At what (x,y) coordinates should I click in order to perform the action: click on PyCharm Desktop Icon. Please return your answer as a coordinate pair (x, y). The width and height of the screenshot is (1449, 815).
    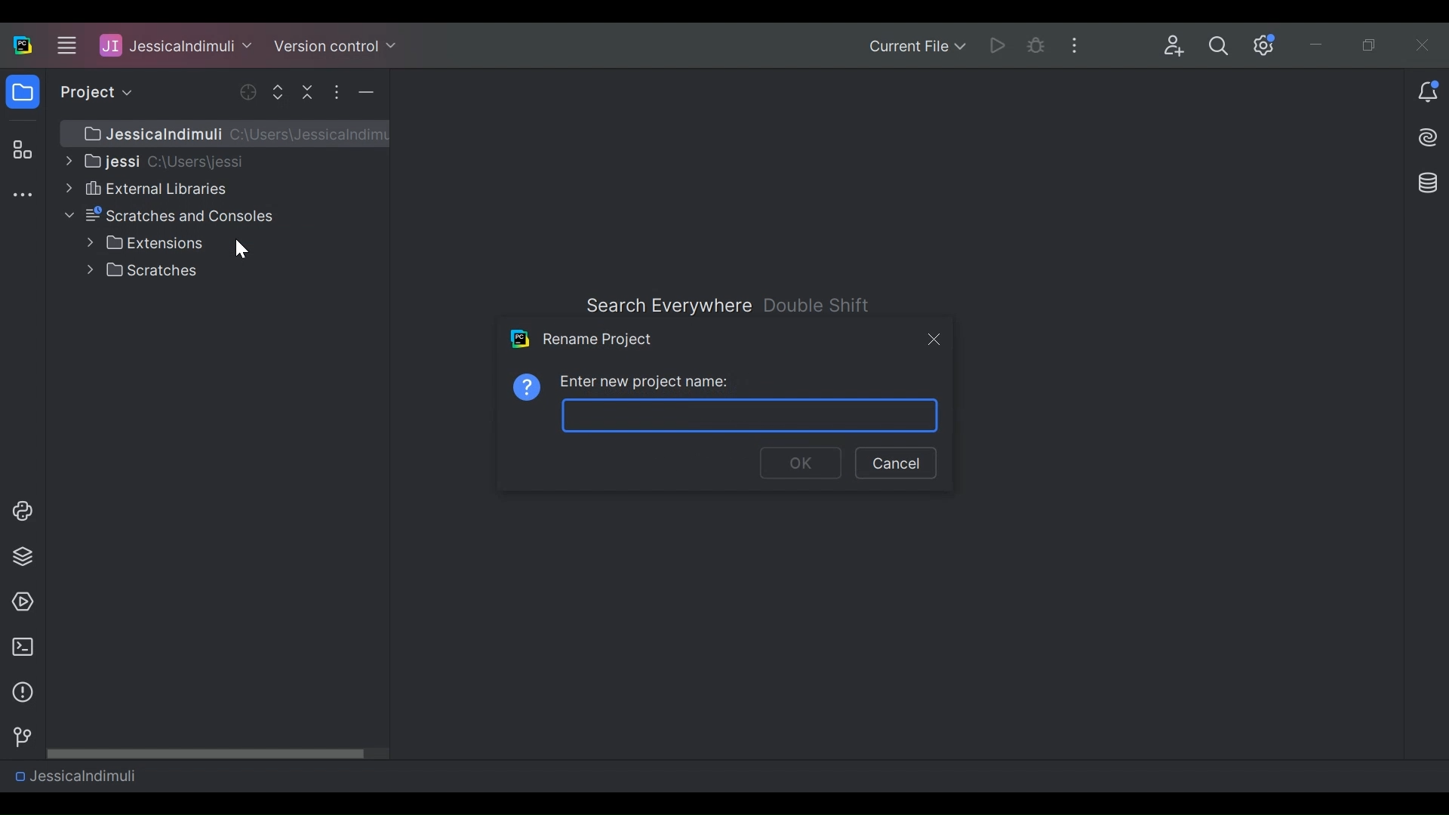
    Looking at the image, I should click on (23, 46).